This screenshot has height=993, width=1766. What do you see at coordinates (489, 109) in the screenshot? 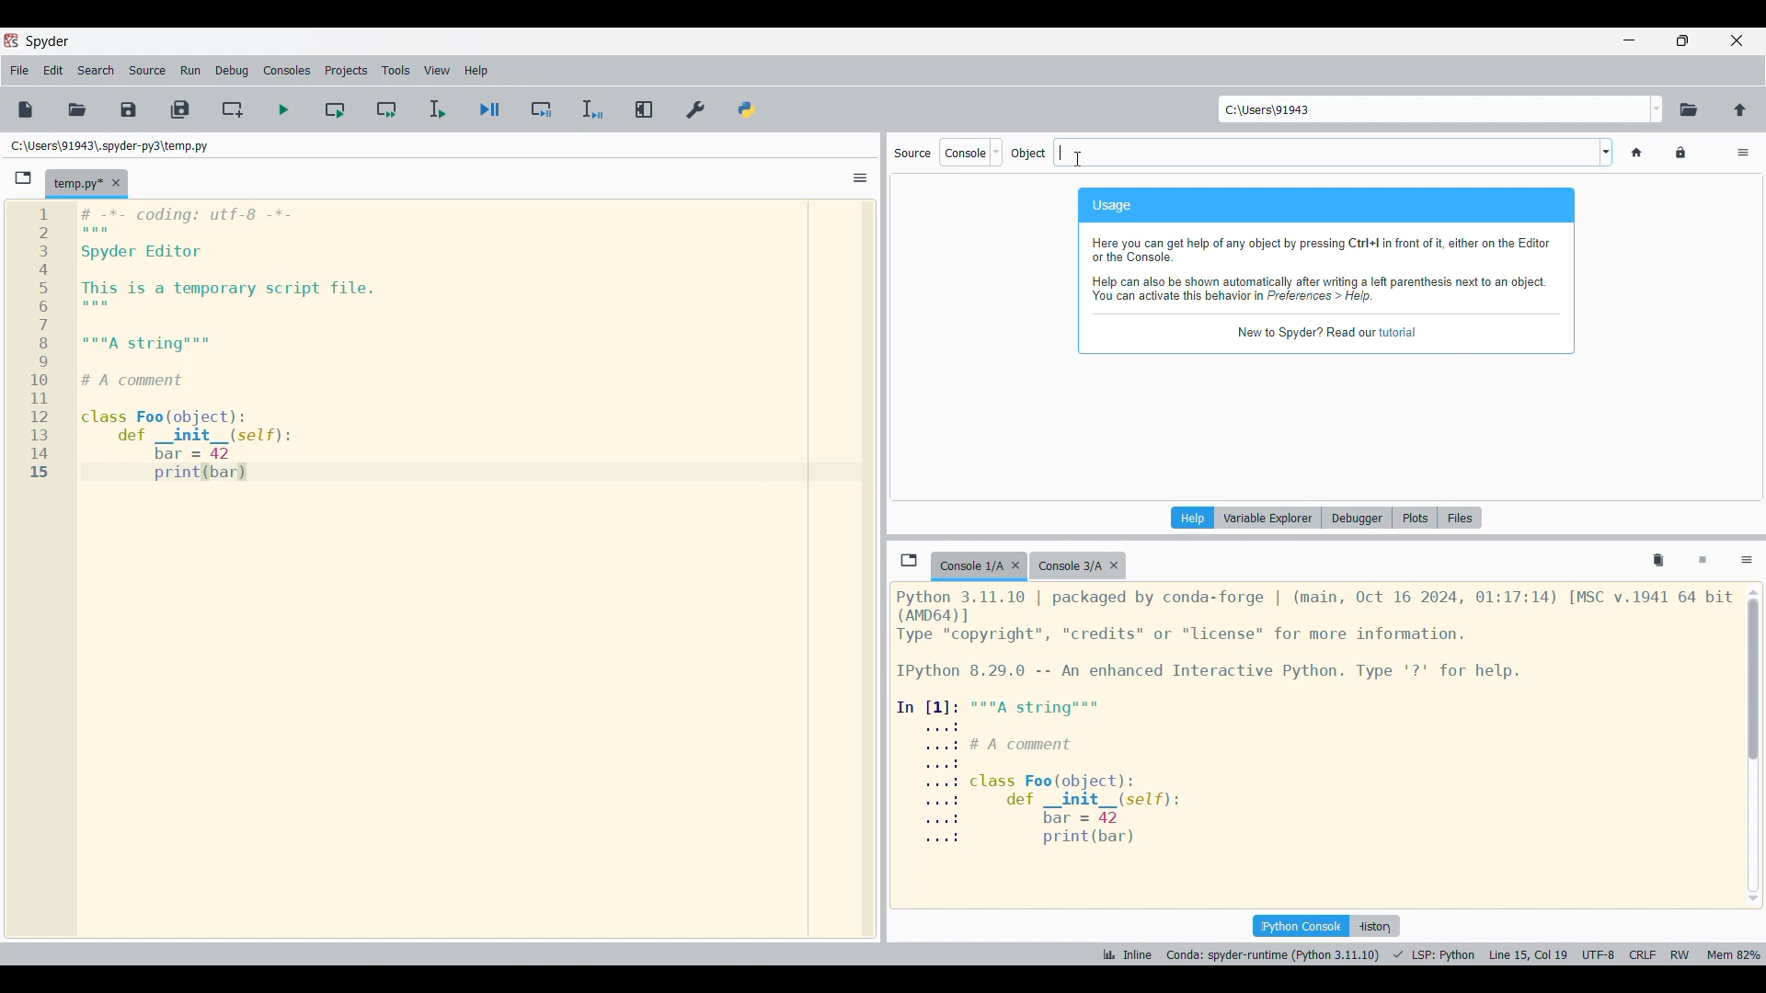
I see `Debug file` at bounding box center [489, 109].